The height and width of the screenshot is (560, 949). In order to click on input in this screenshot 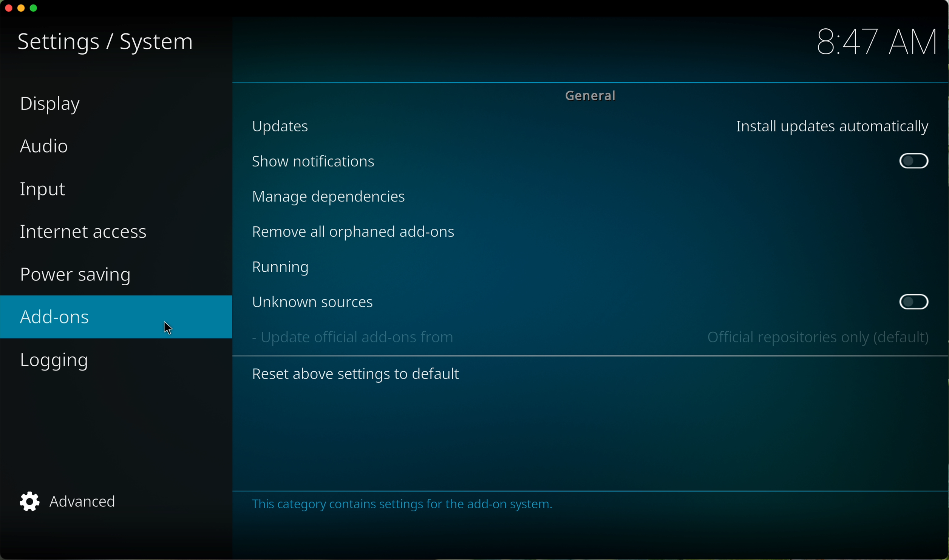, I will do `click(45, 191)`.